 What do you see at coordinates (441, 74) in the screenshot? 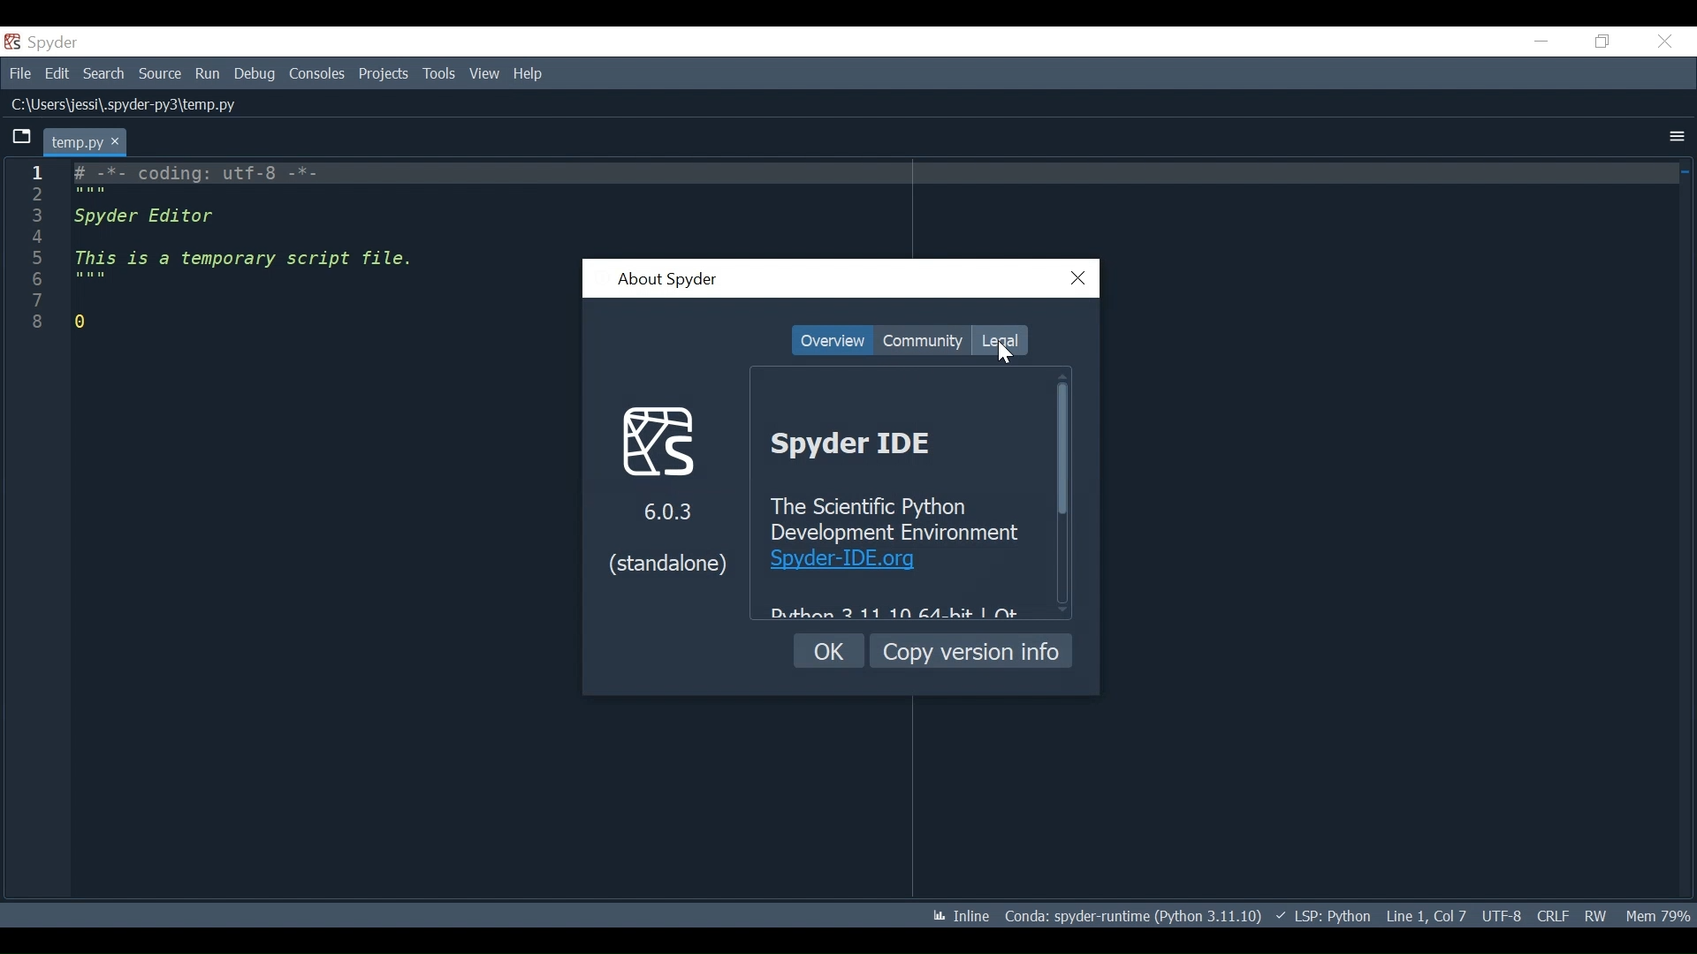
I see `Tools` at bounding box center [441, 74].